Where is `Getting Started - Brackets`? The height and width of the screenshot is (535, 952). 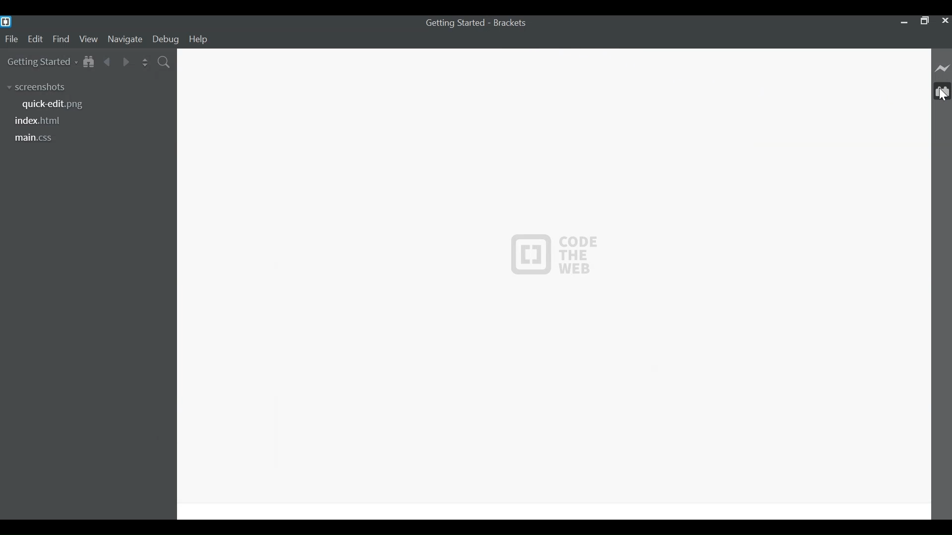
Getting Started - Brackets is located at coordinates (474, 23).